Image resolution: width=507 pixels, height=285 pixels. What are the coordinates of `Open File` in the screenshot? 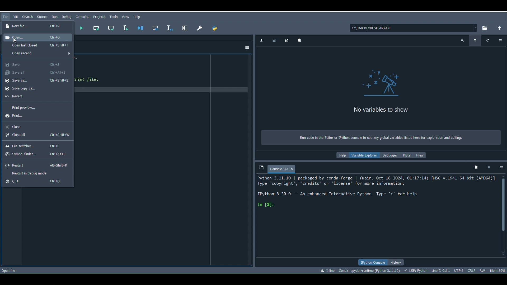 It's located at (9, 270).